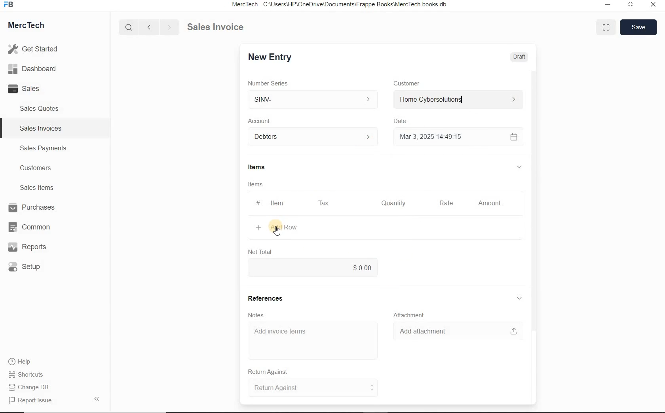 The width and height of the screenshot is (665, 413). I want to click on Net Total, so click(261, 252).